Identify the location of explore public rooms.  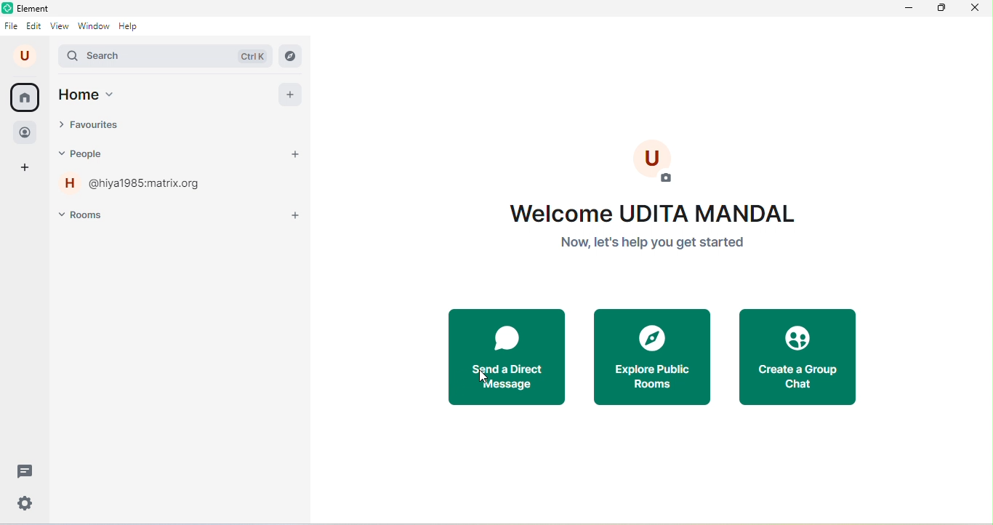
(655, 357).